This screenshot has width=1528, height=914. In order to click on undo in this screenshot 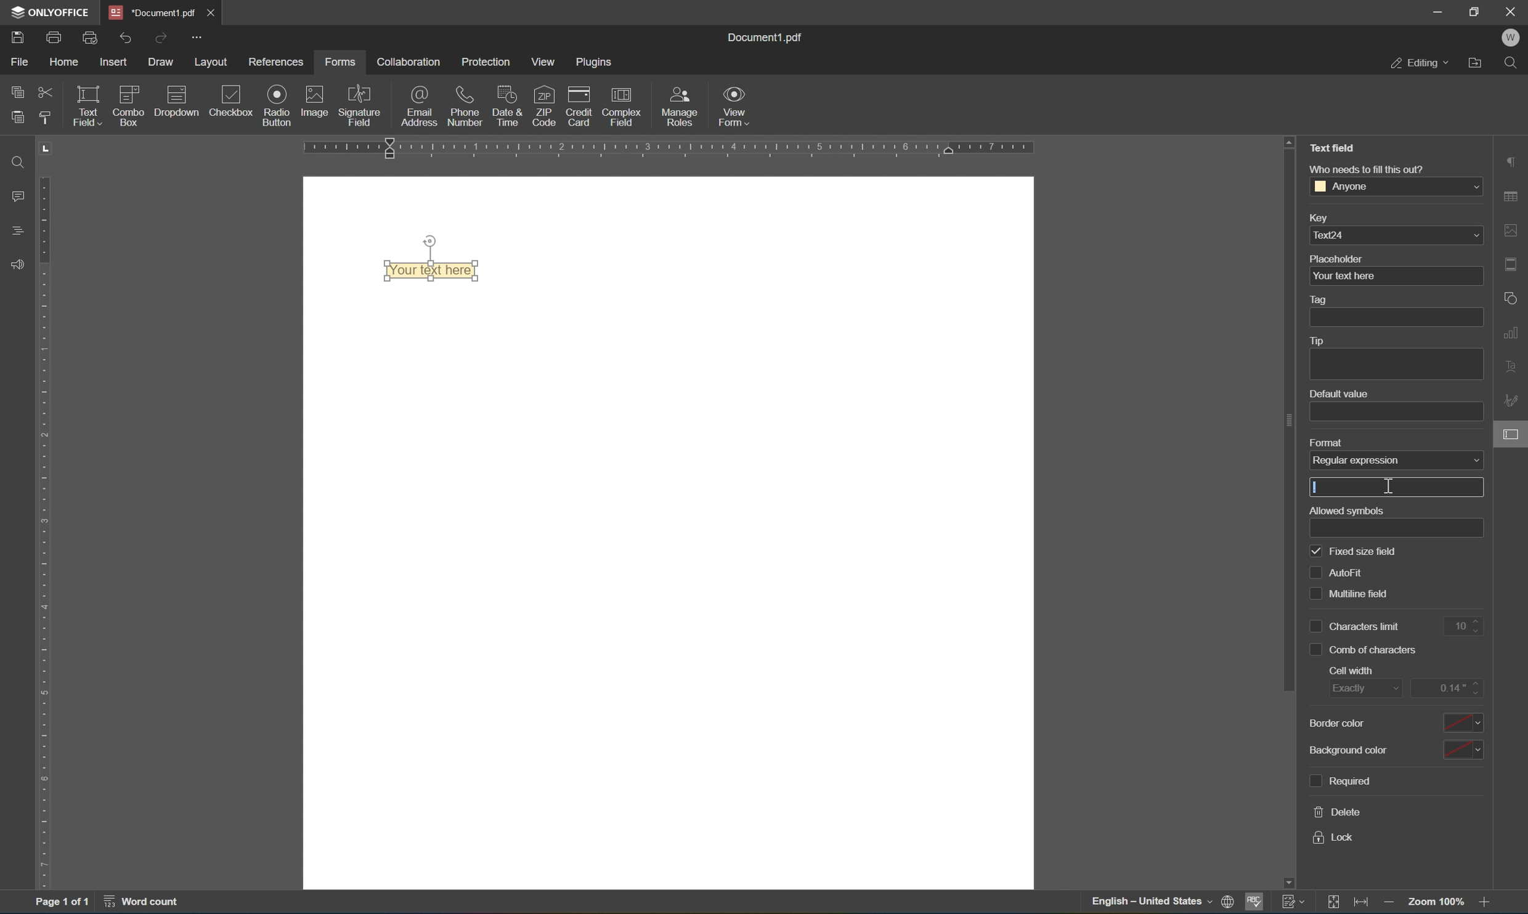, I will do `click(125, 39)`.